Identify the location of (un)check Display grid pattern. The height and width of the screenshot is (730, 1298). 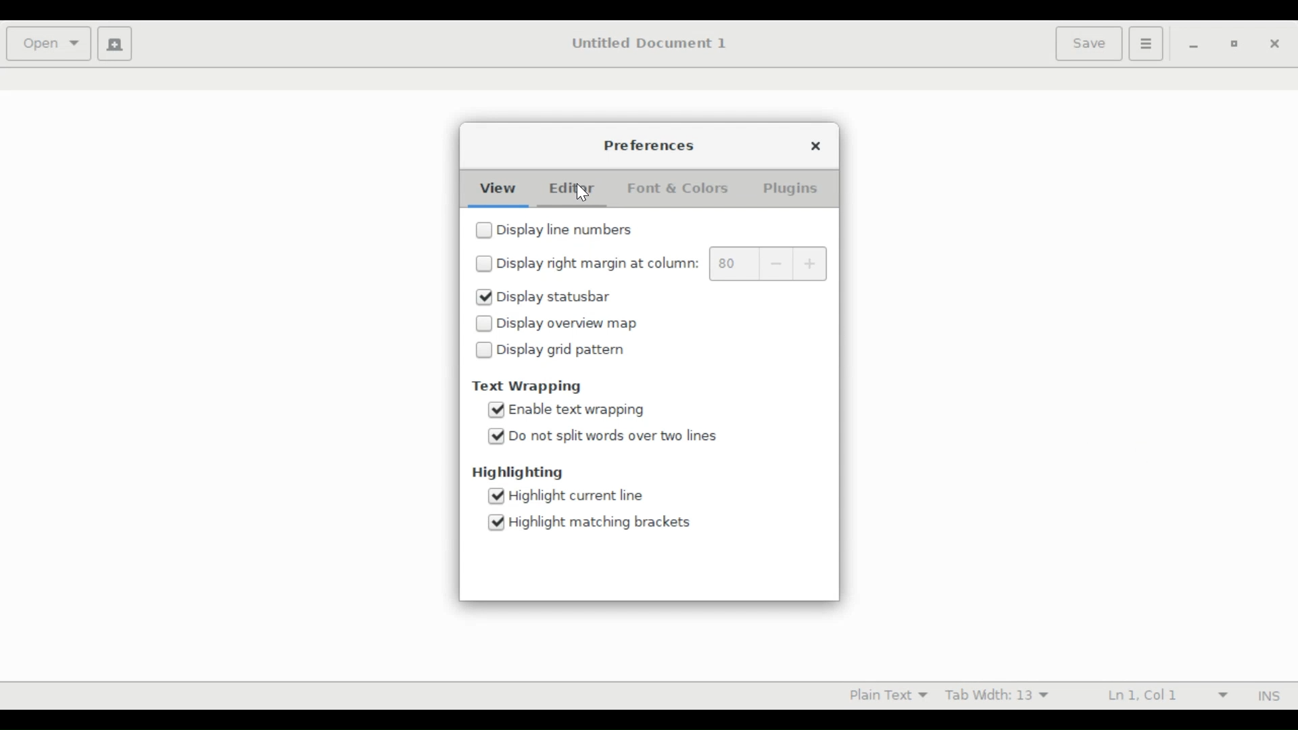
(563, 350).